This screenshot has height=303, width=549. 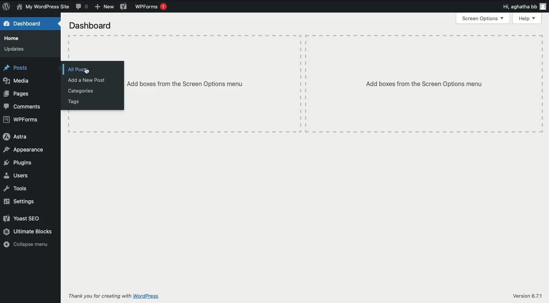 I want to click on Comments, so click(x=23, y=107).